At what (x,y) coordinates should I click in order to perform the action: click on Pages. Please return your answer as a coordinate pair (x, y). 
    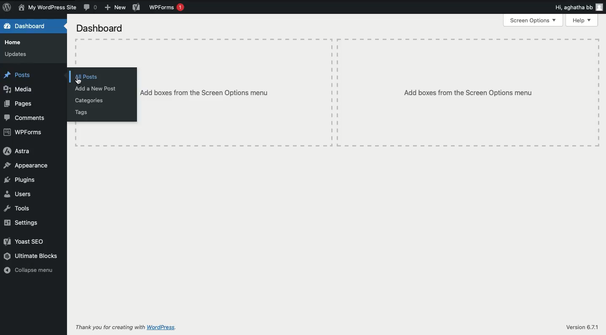
    Looking at the image, I should click on (20, 104).